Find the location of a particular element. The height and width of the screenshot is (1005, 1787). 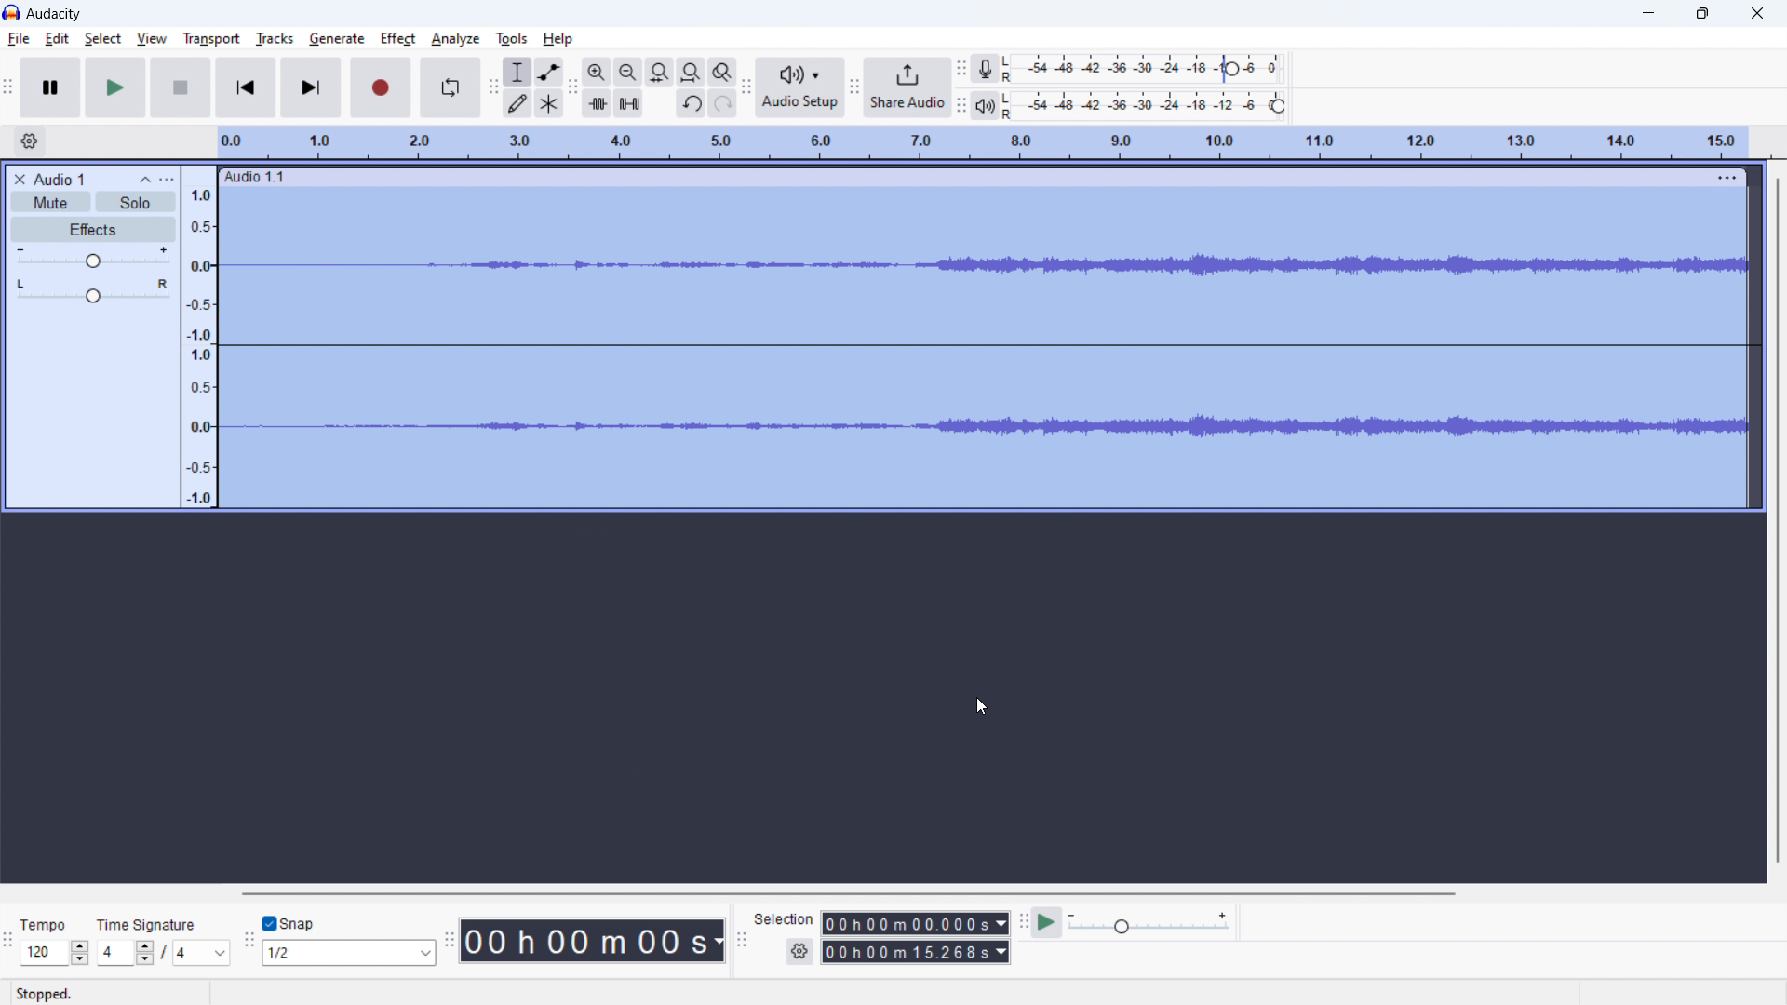

playback meter is located at coordinates (985, 106).